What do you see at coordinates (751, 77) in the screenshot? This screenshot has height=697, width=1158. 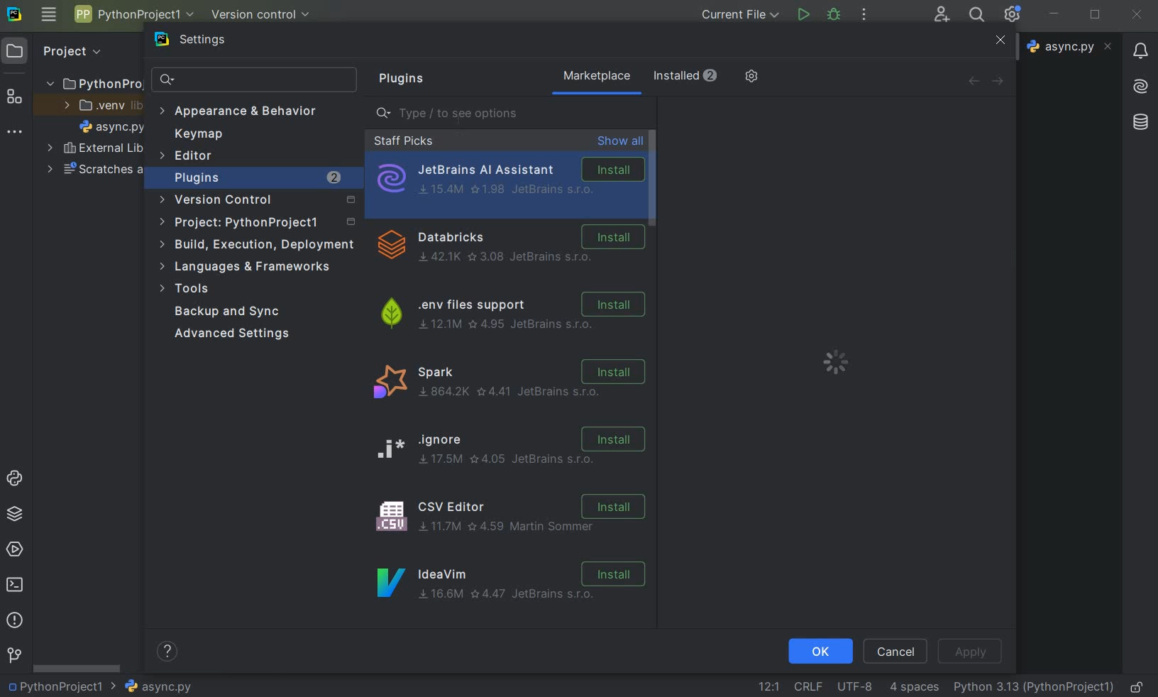 I see `manage repositories and more` at bounding box center [751, 77].